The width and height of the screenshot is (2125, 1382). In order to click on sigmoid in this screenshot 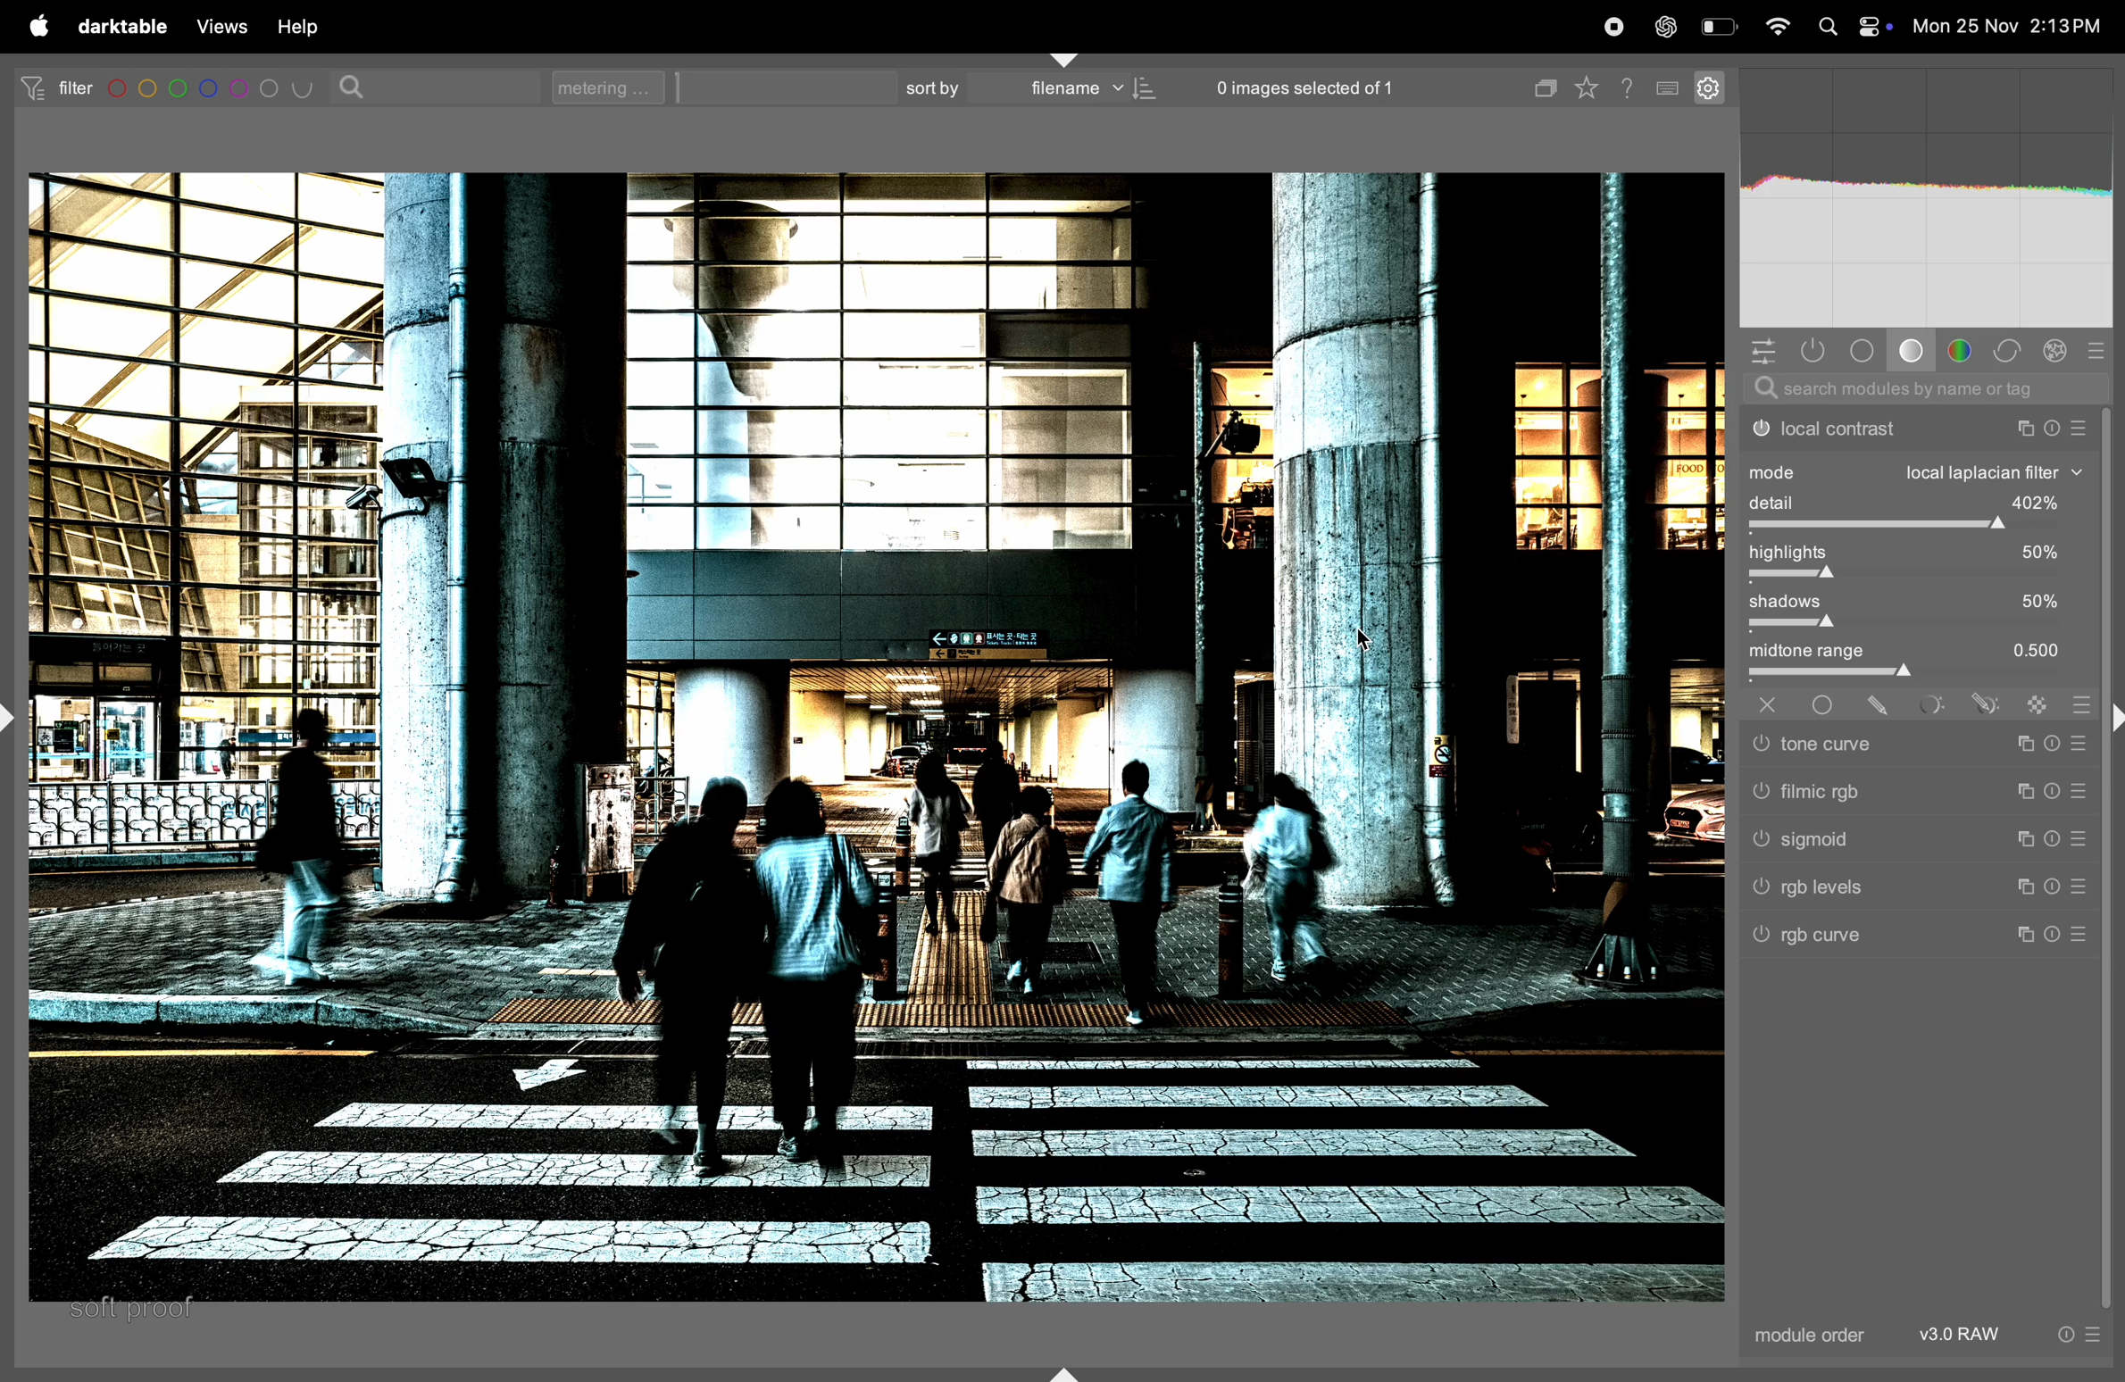, I will do `click(1904, 840)`.